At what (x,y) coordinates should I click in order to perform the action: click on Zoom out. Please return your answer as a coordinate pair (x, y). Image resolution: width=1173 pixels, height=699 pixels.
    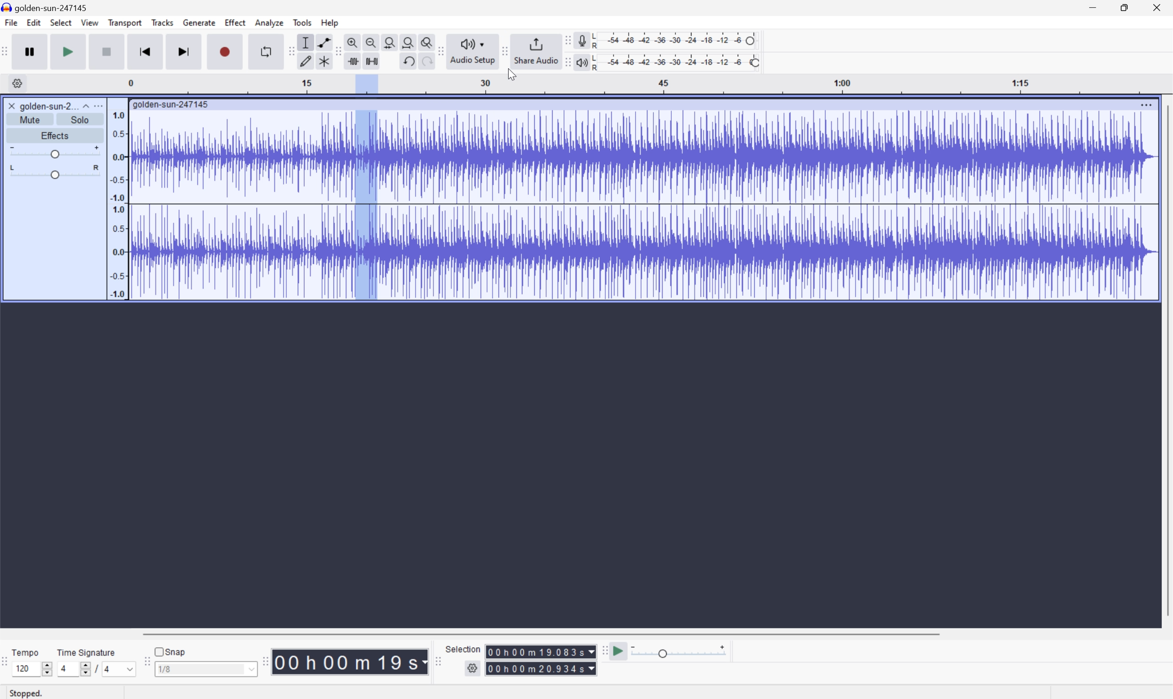
    Looking at the image, I should click on (370, 41).